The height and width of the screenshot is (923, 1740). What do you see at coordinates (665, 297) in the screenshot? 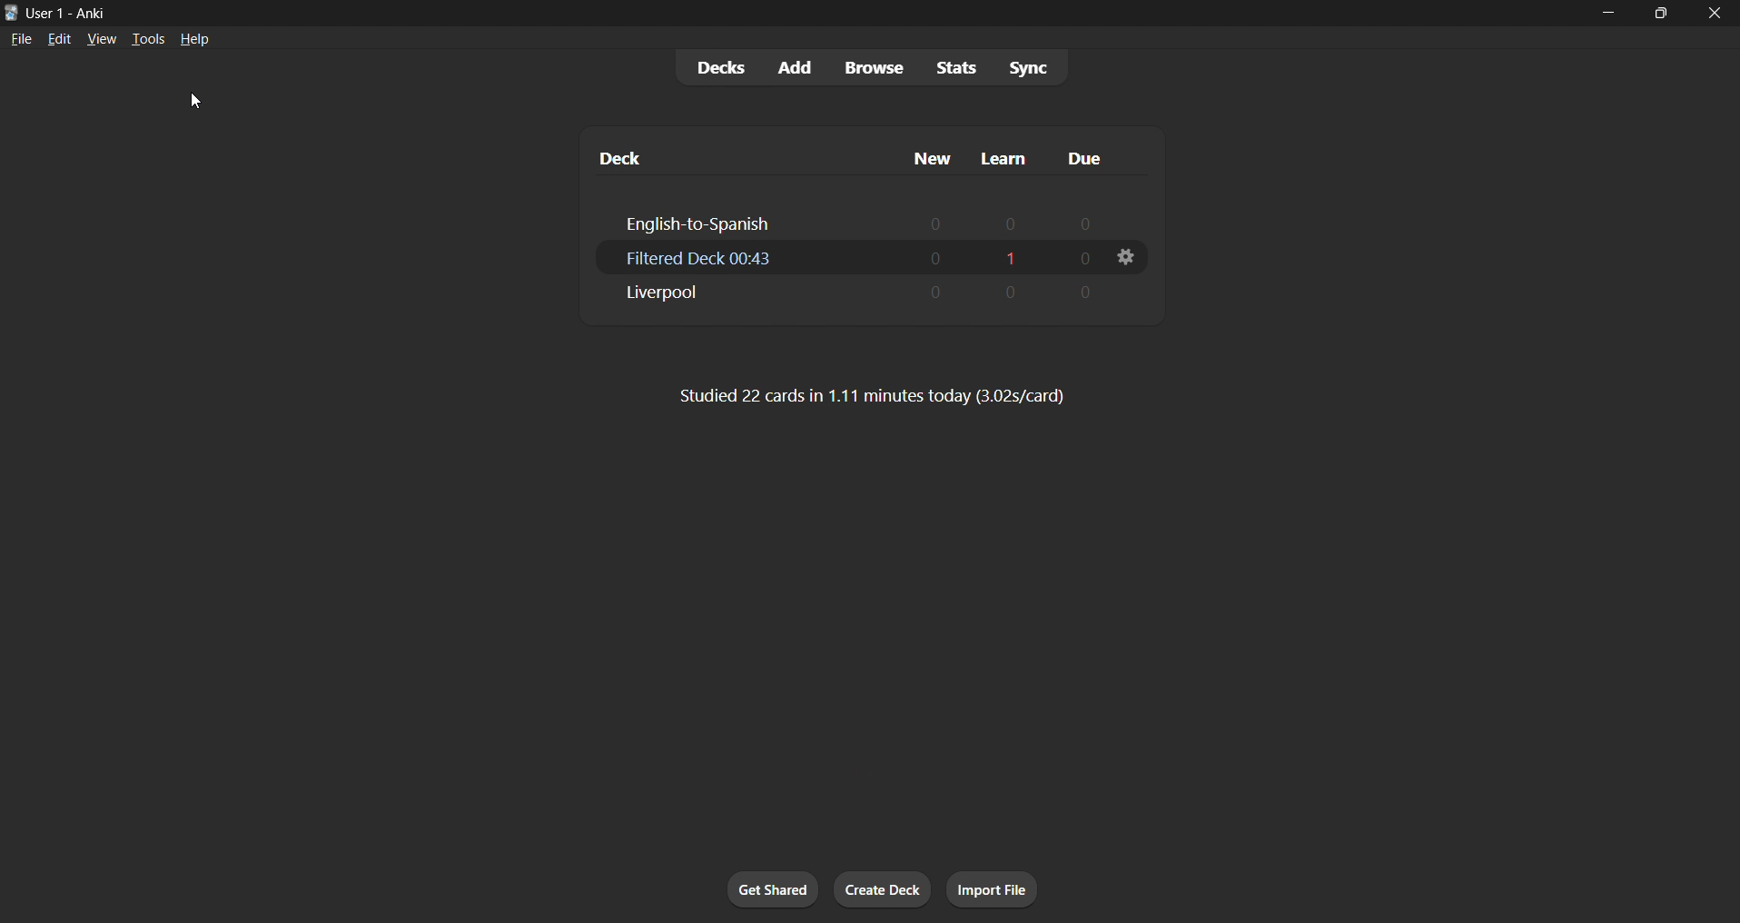
I see `Liverpool` at bounding box center [665, 297].